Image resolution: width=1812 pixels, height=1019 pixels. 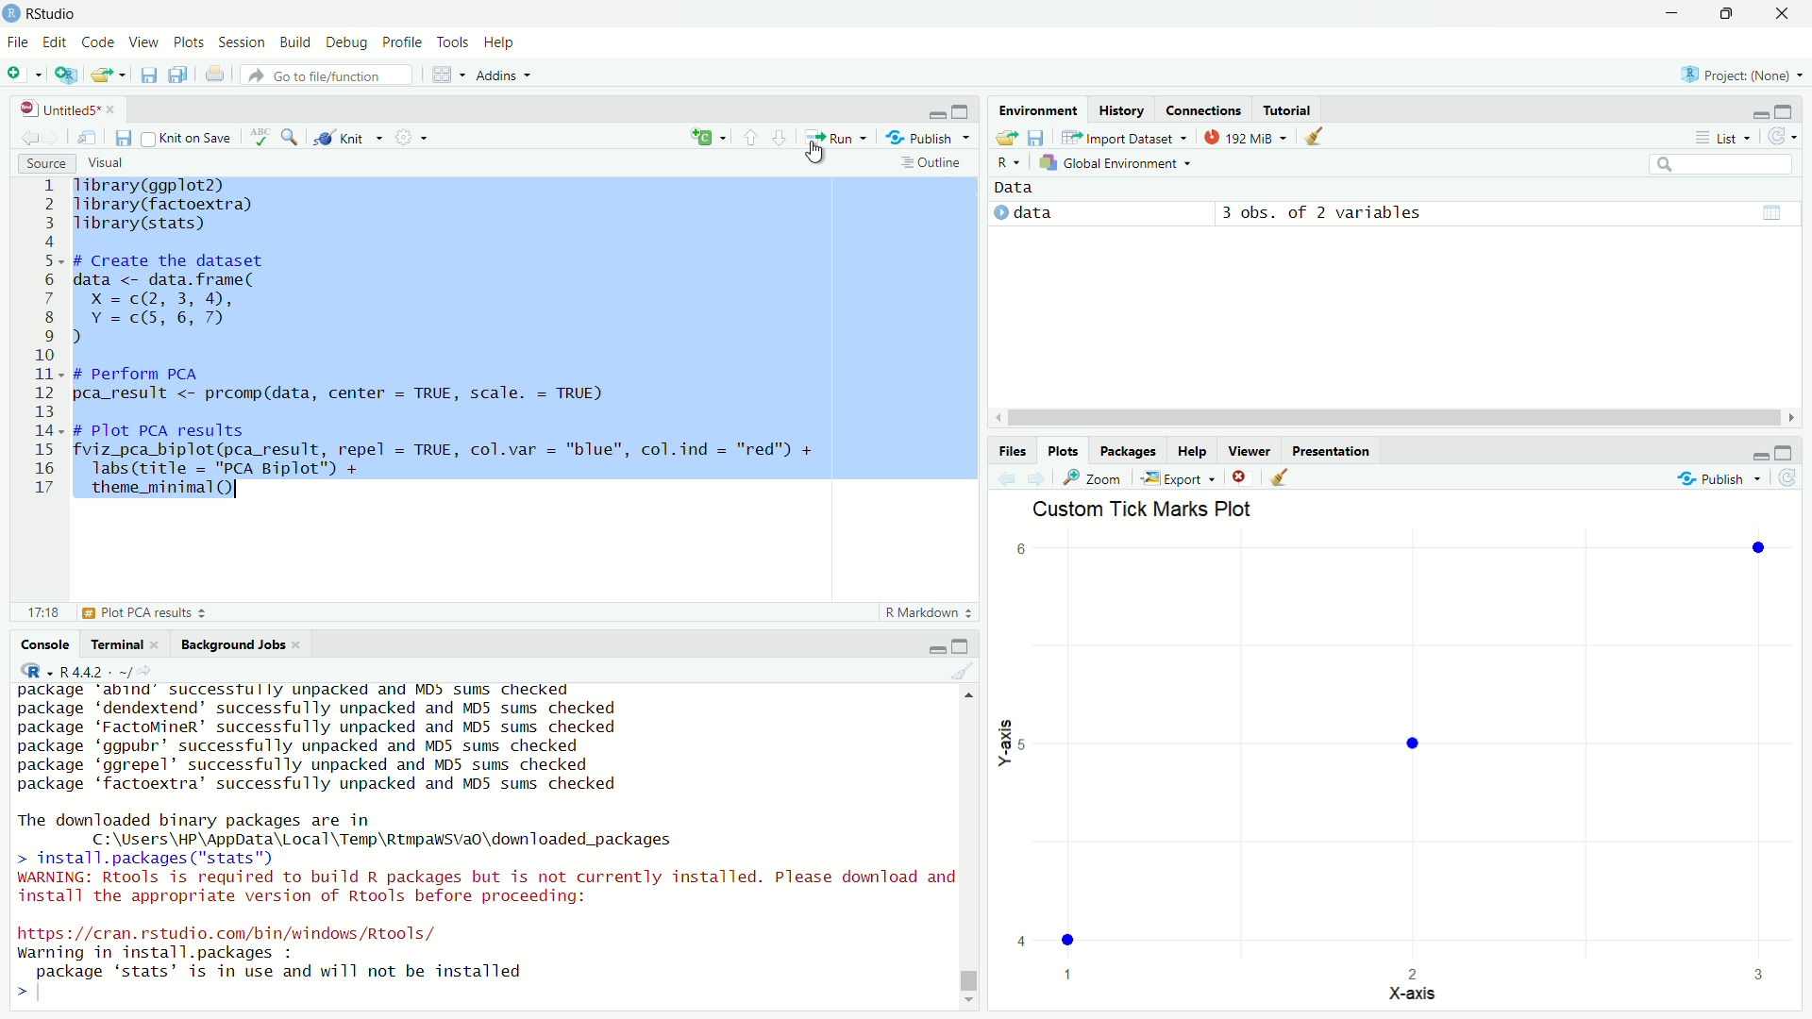 What do you see at coordinates (26, 139) in the screenshot?
I see `go back to previous source` at bounding box center [26, 139].